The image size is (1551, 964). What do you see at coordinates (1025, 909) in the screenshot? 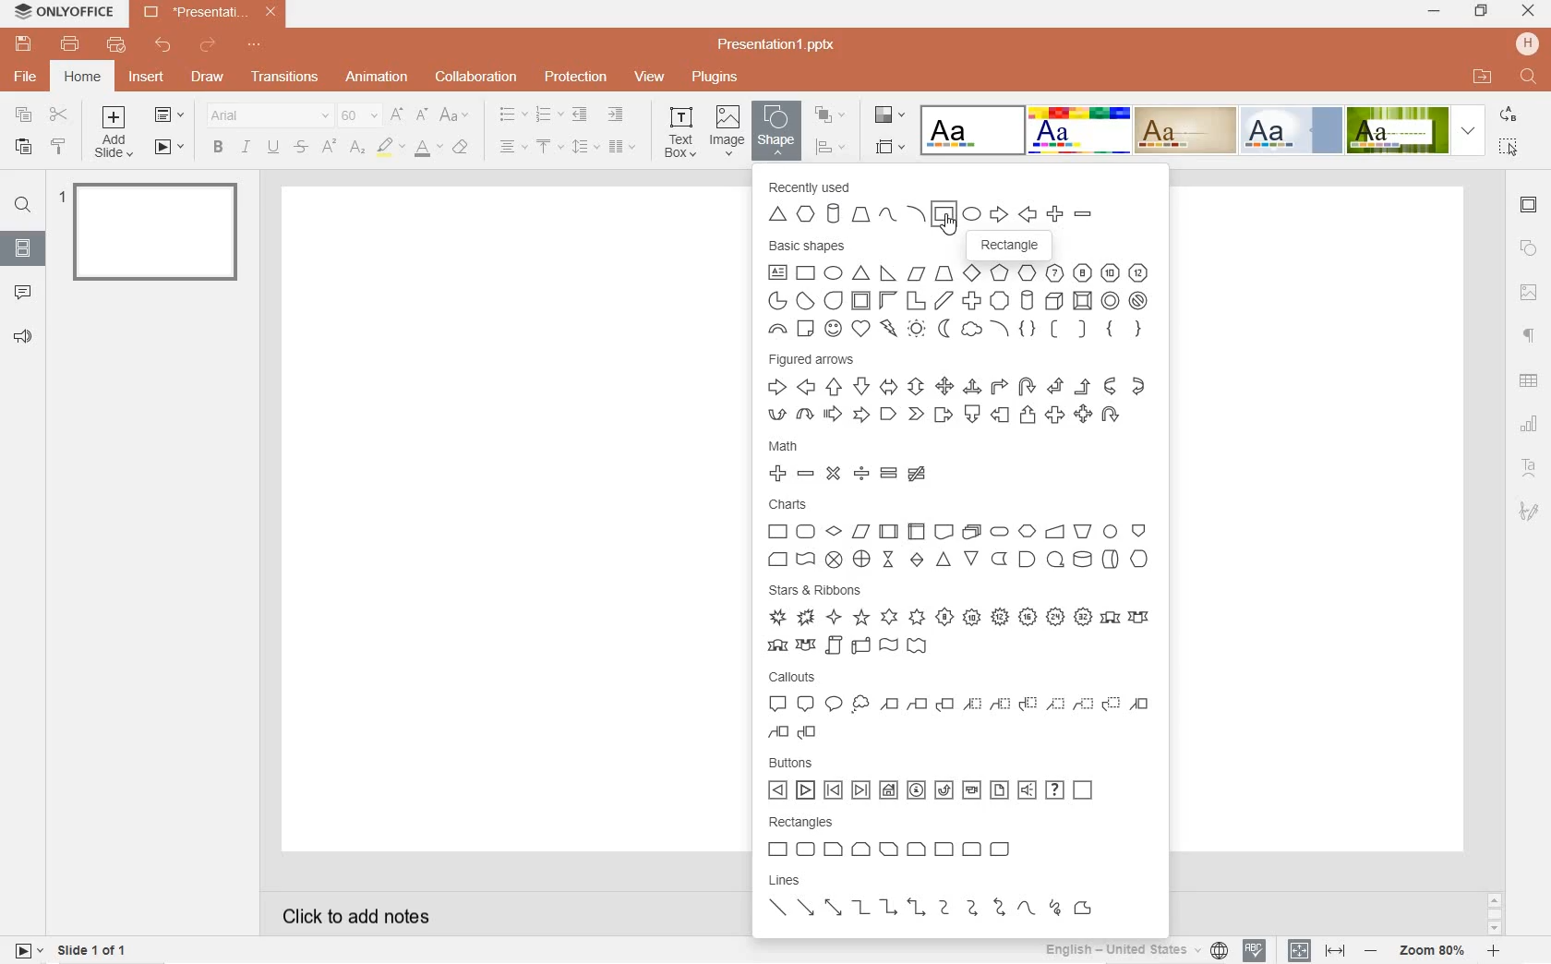
I see `Curve` at bounding box center [1025, 909].